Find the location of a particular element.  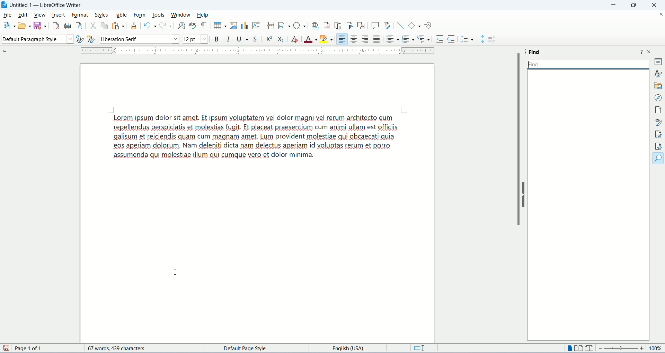

sidebar is located at coordinates (658, 51).